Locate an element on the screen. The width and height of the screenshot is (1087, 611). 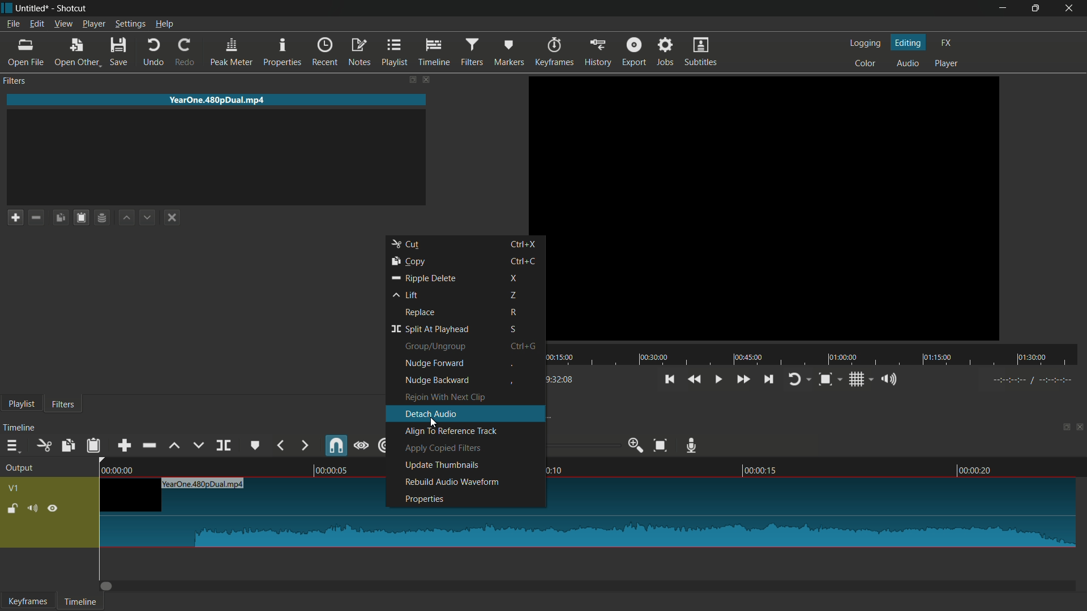
move filter down is located at coordinates (148, 217).